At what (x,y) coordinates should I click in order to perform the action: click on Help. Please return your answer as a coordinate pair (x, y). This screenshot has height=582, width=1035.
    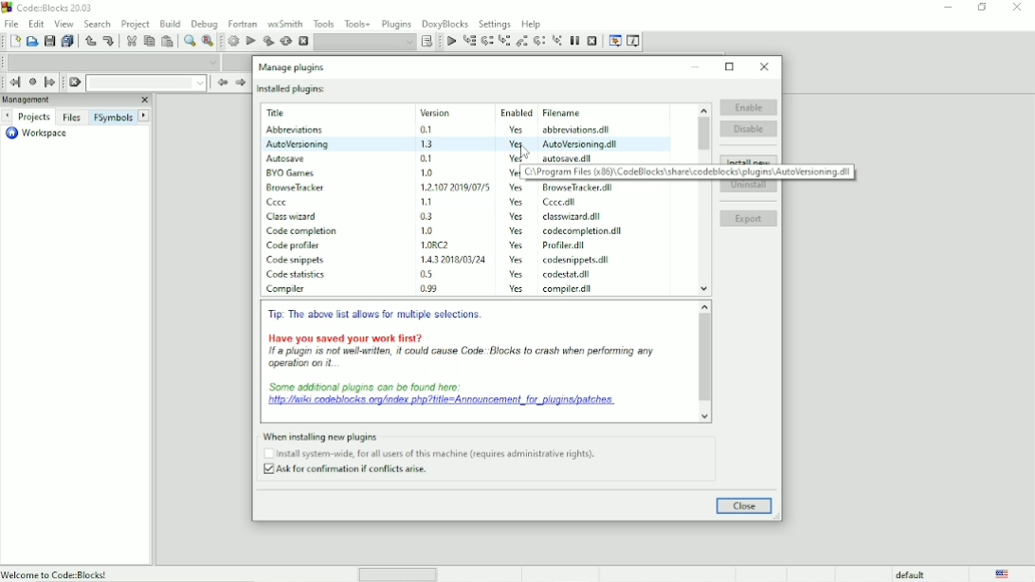
    Looking at the image, I should click on (532, 23).